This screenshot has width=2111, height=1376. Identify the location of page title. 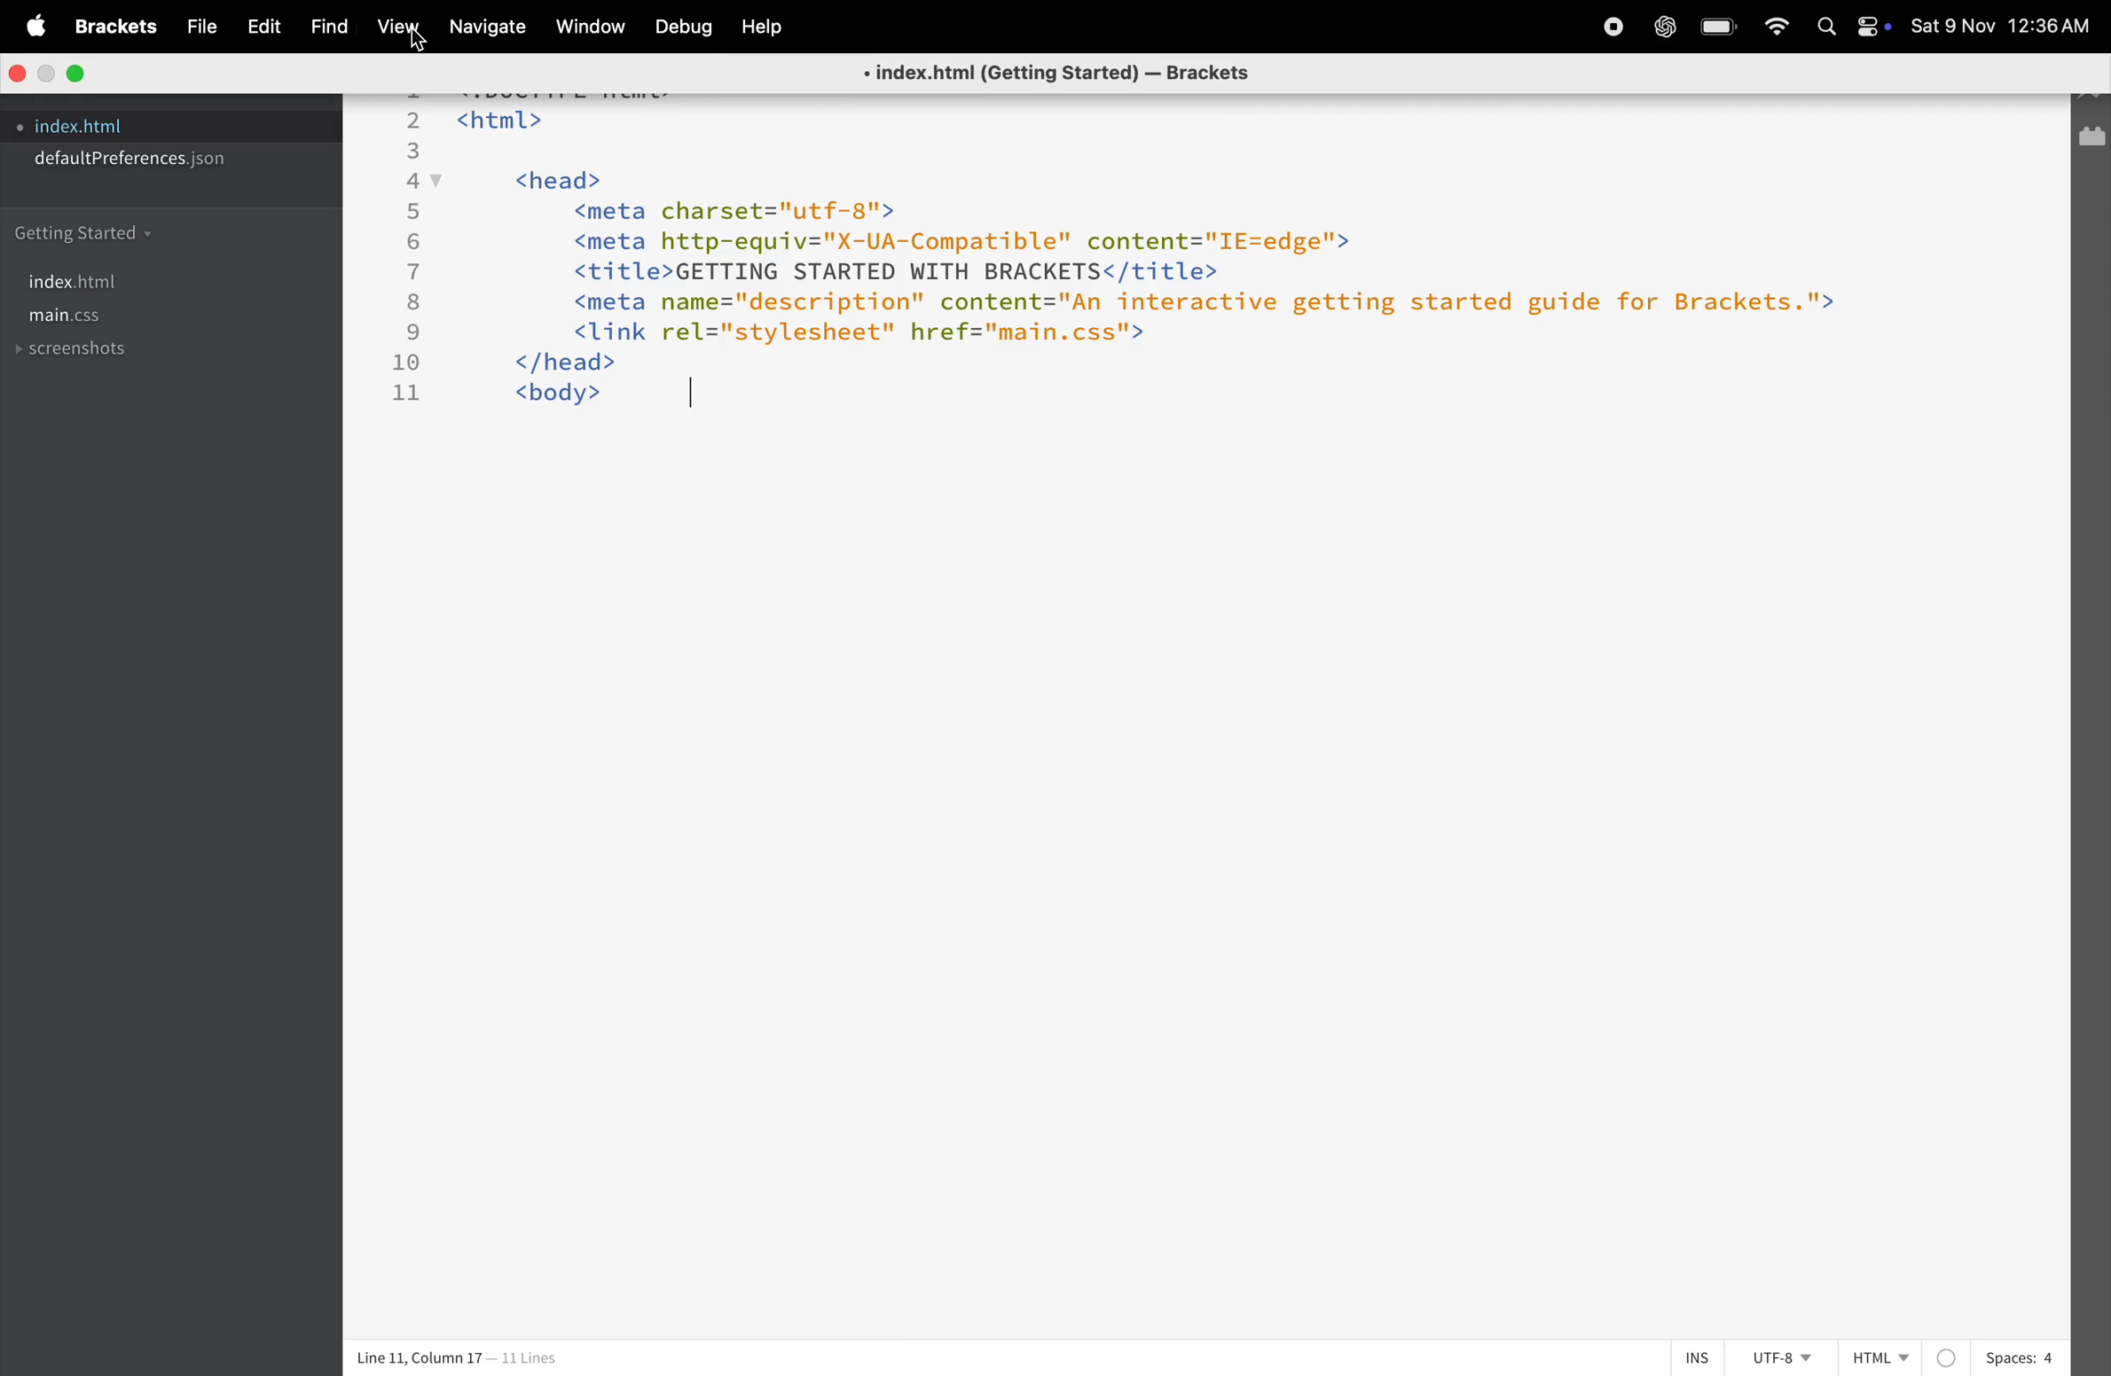
(1048, 74).